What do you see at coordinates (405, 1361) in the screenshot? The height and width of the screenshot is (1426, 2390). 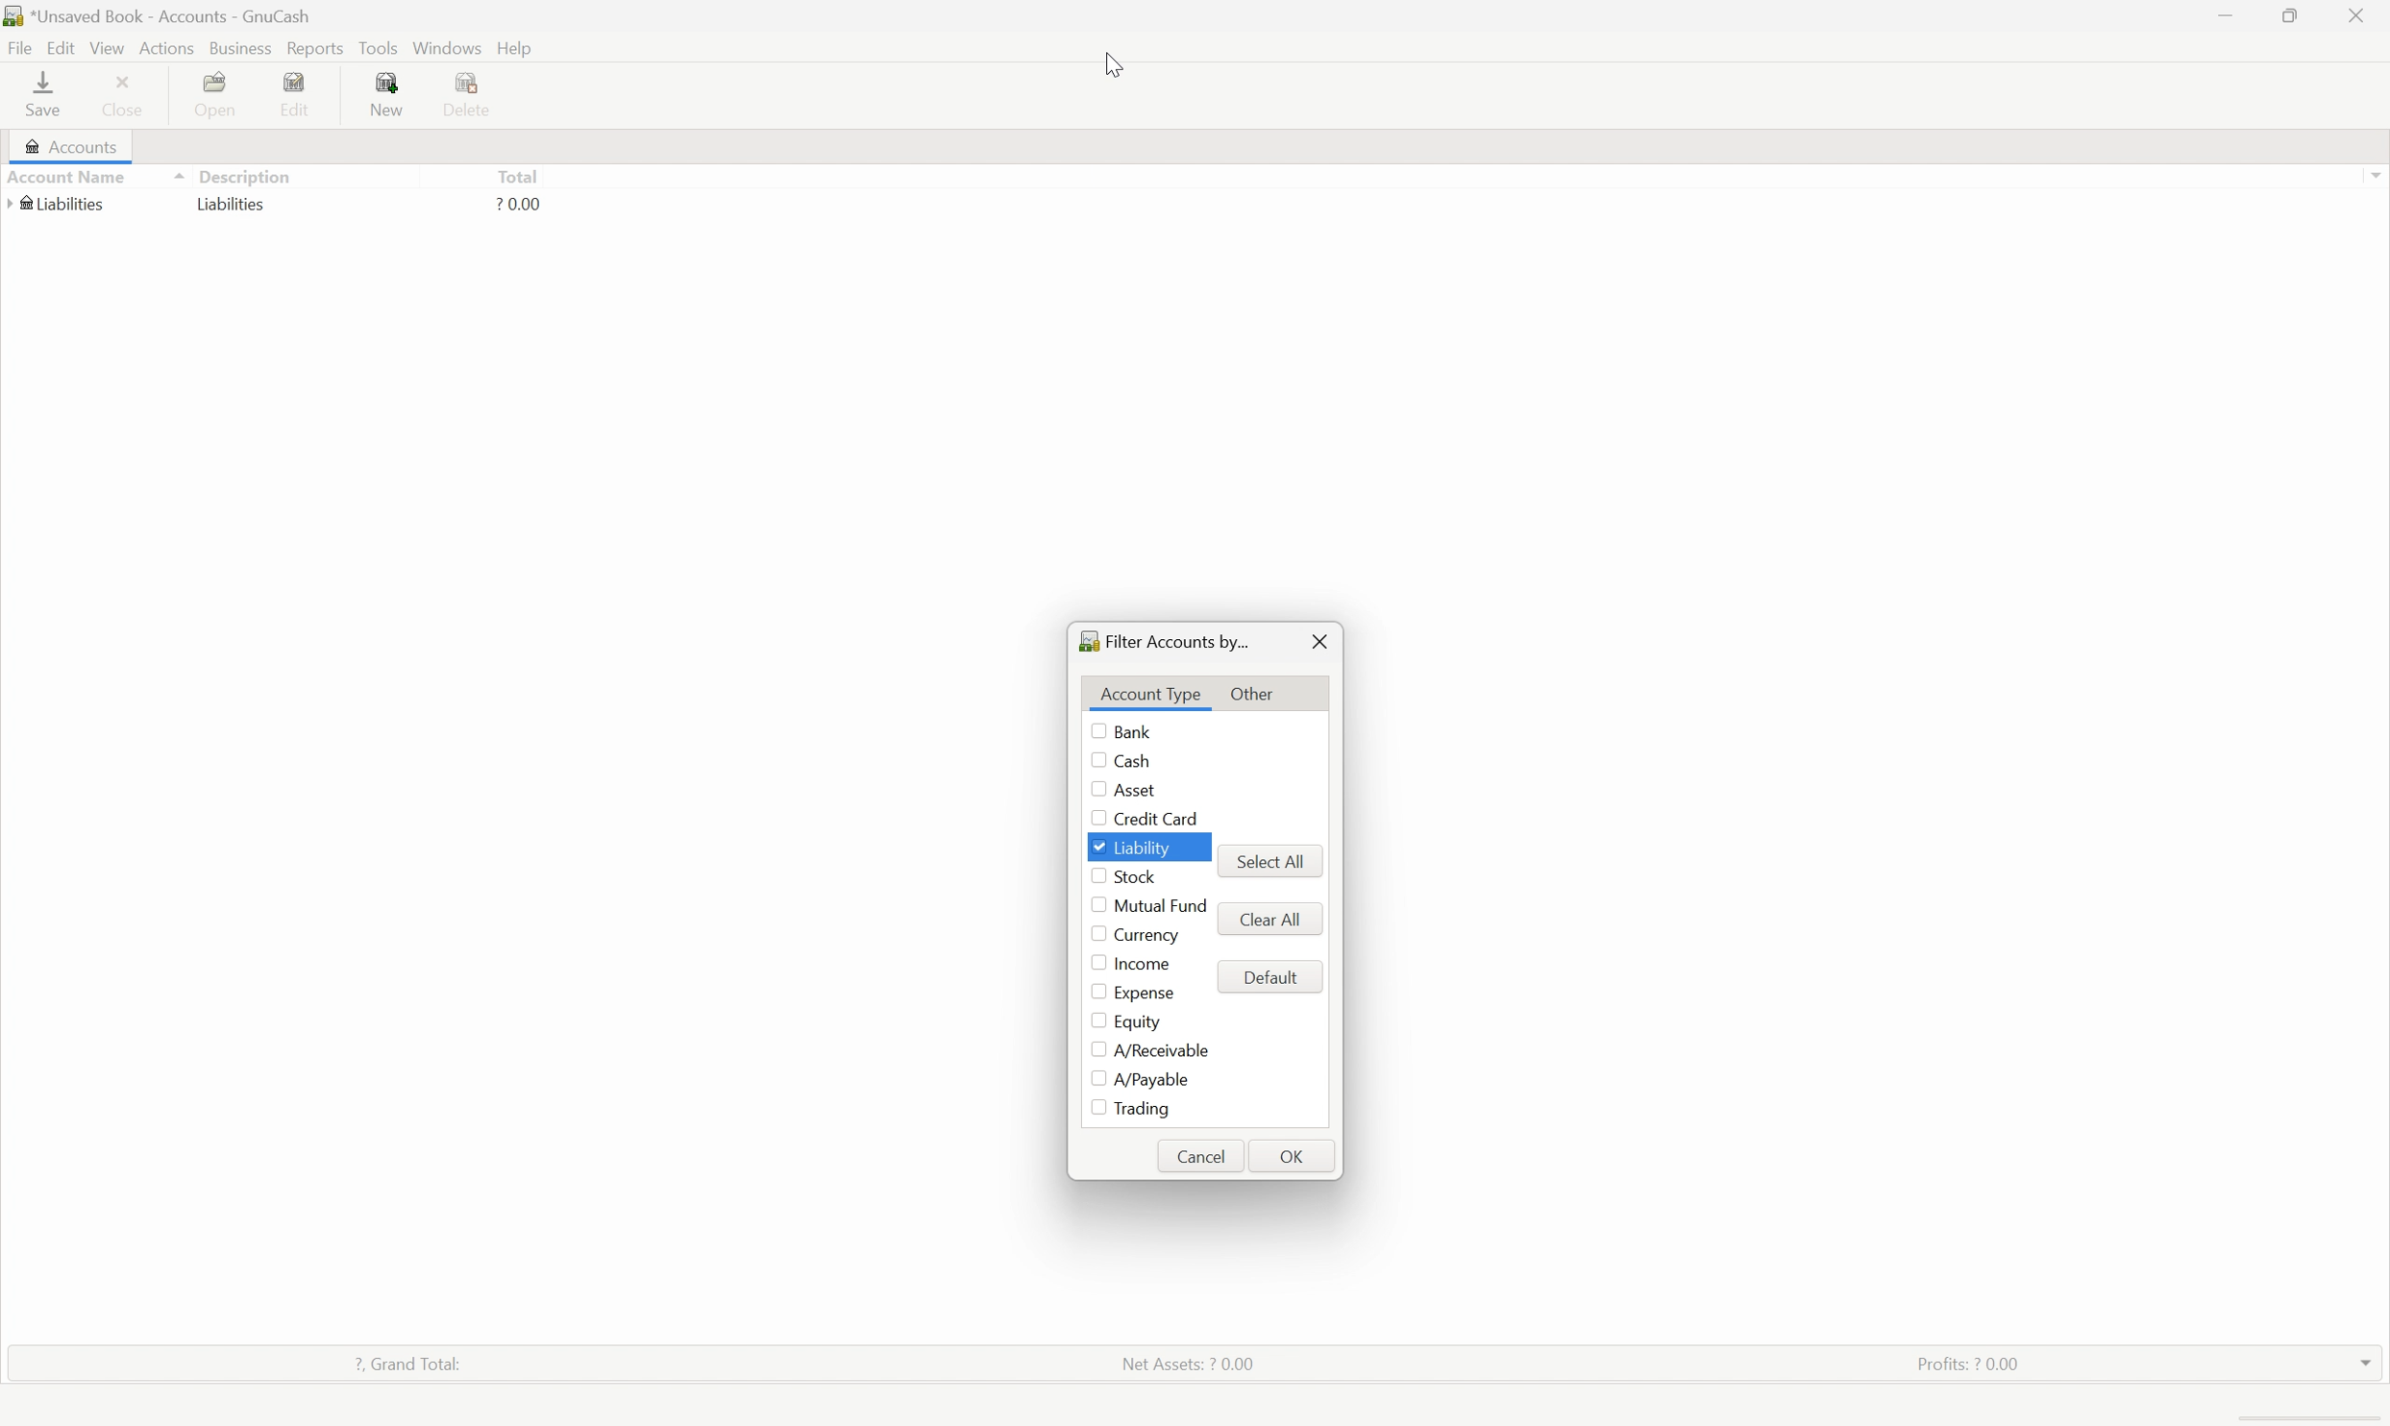 I see `? Grand total` at bounding box center [405, 1361].